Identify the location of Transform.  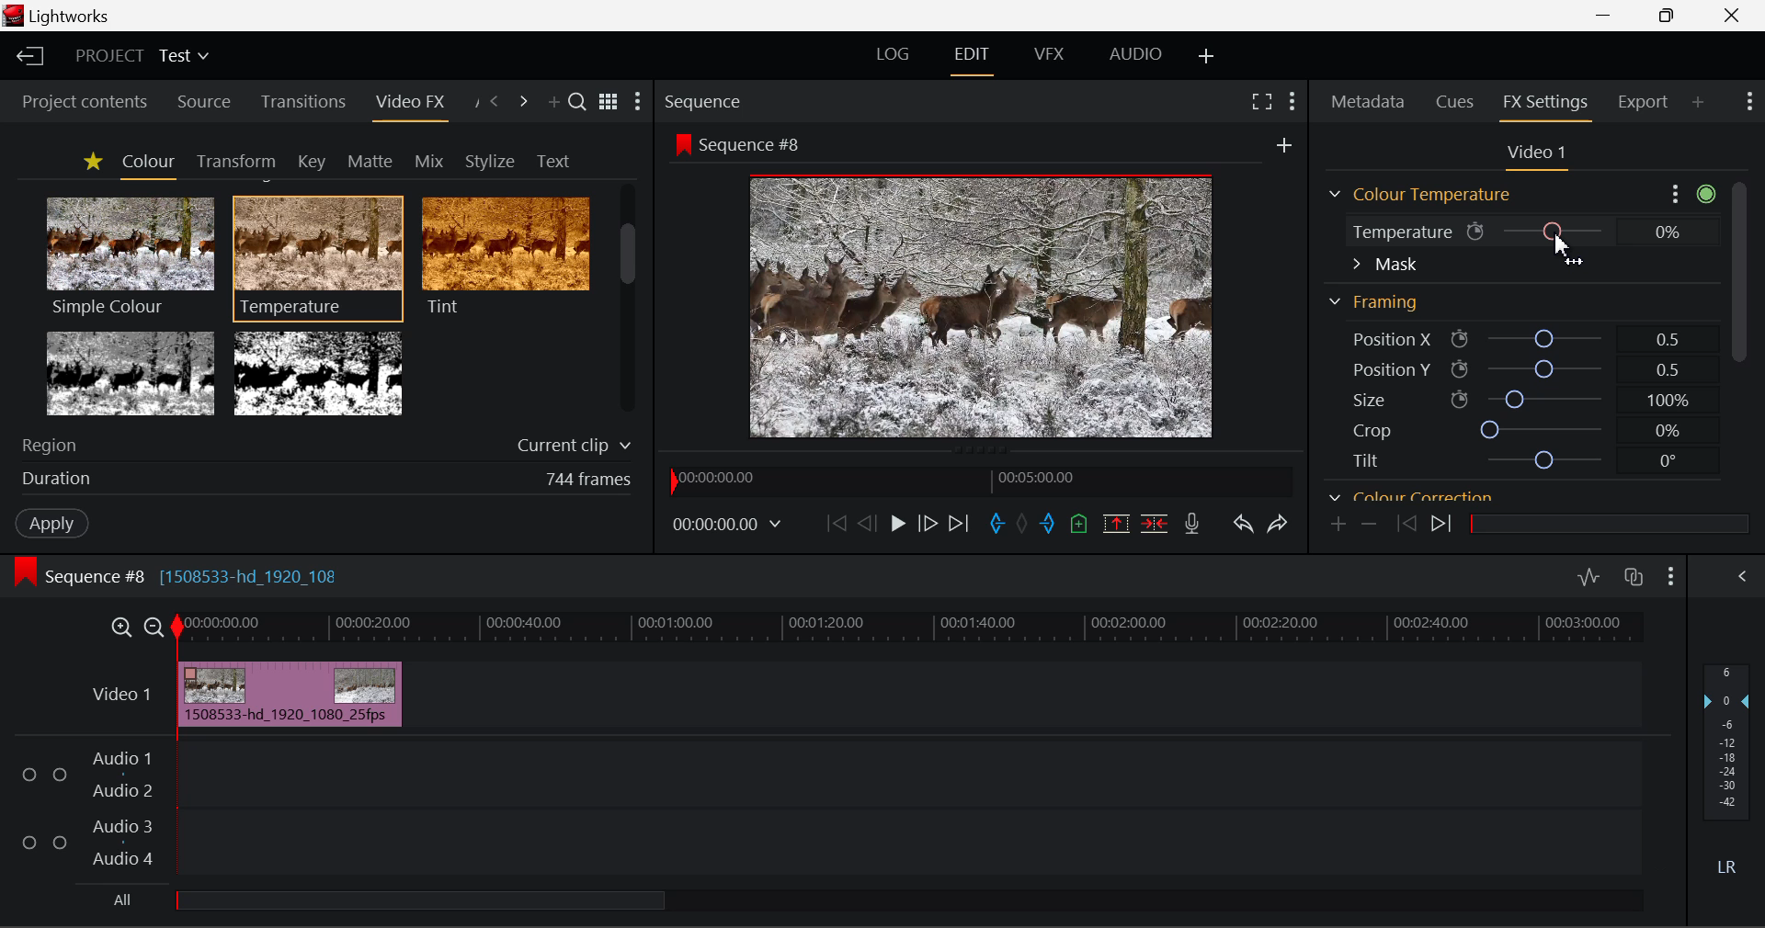
(233, 160).